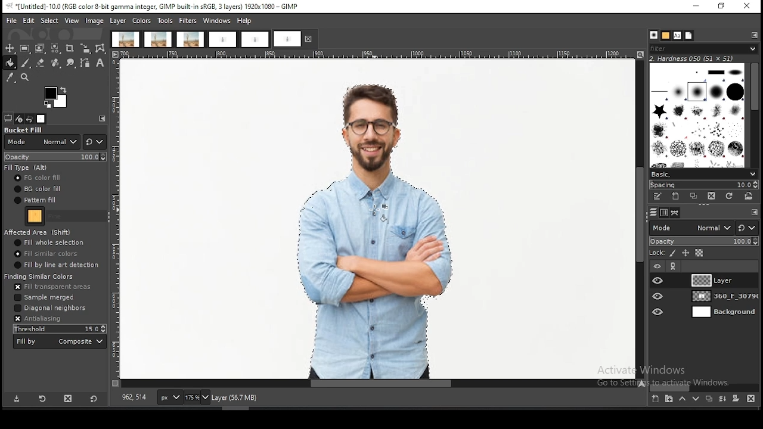  I want to click on fill type, so click(27, 167).